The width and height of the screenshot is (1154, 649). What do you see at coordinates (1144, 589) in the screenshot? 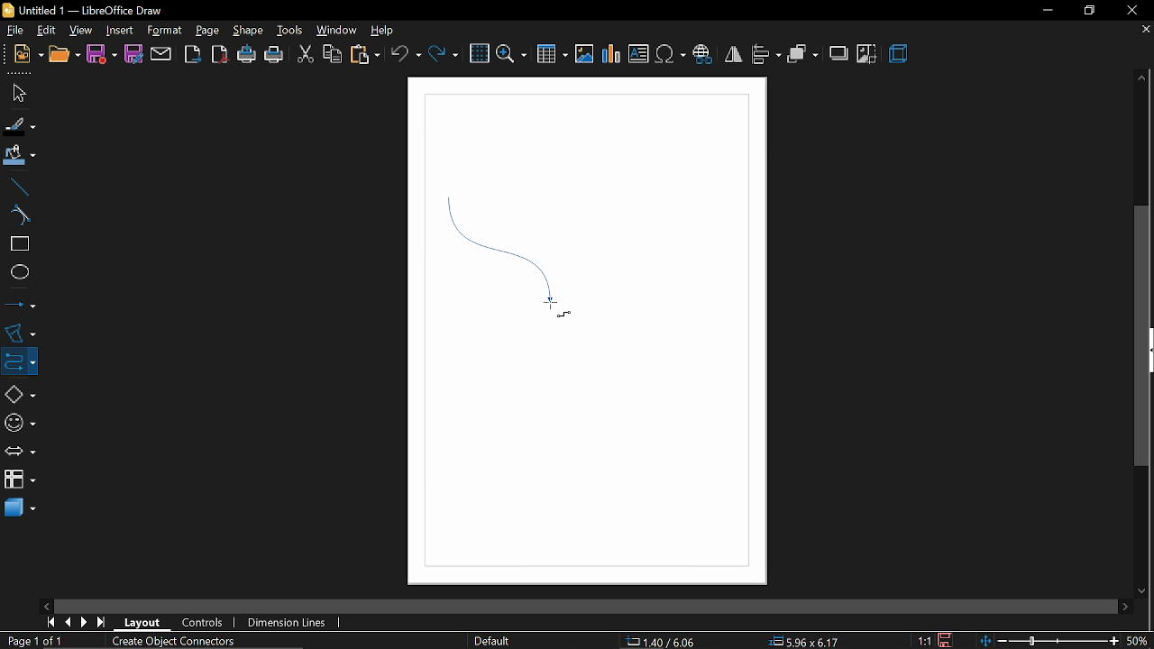
I see `move down` at bounding box center [1144, 589].